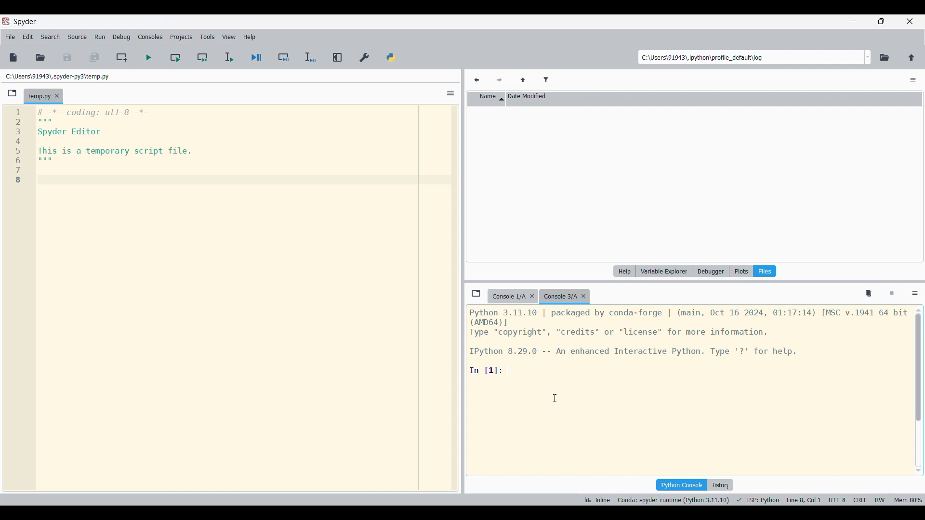 This screenshot has width=925, height=520. What do you see at coordinates (121, 57) in the screenshot?
I see `Create new cell at current line` at bounding box center [121, 57].